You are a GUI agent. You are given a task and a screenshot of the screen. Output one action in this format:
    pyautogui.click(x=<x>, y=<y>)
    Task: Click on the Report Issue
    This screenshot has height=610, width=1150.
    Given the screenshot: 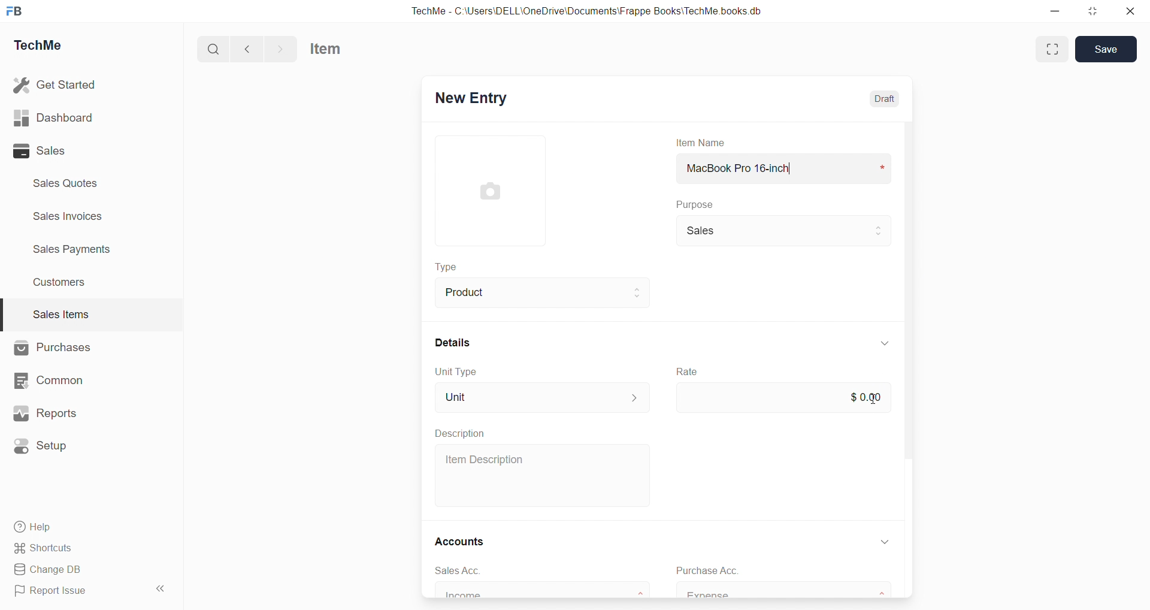 What is the action you would take?
    pyautogui.click(x=53, y=591)
    